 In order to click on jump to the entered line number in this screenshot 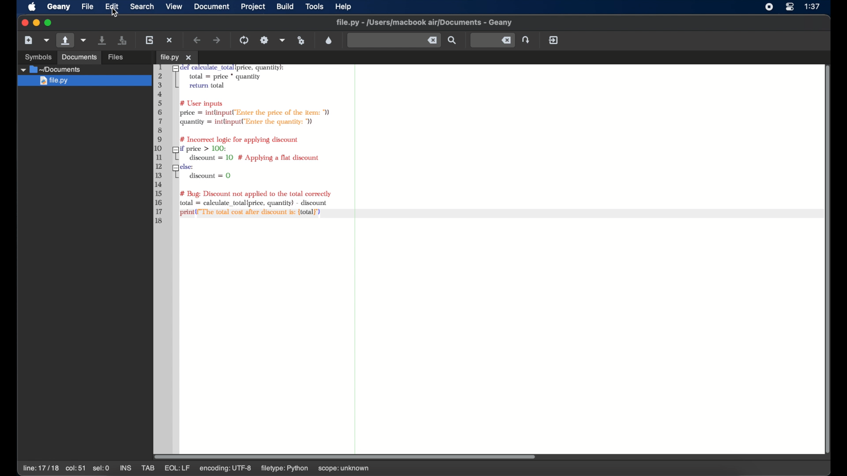, I will do `click(492, 40)`.